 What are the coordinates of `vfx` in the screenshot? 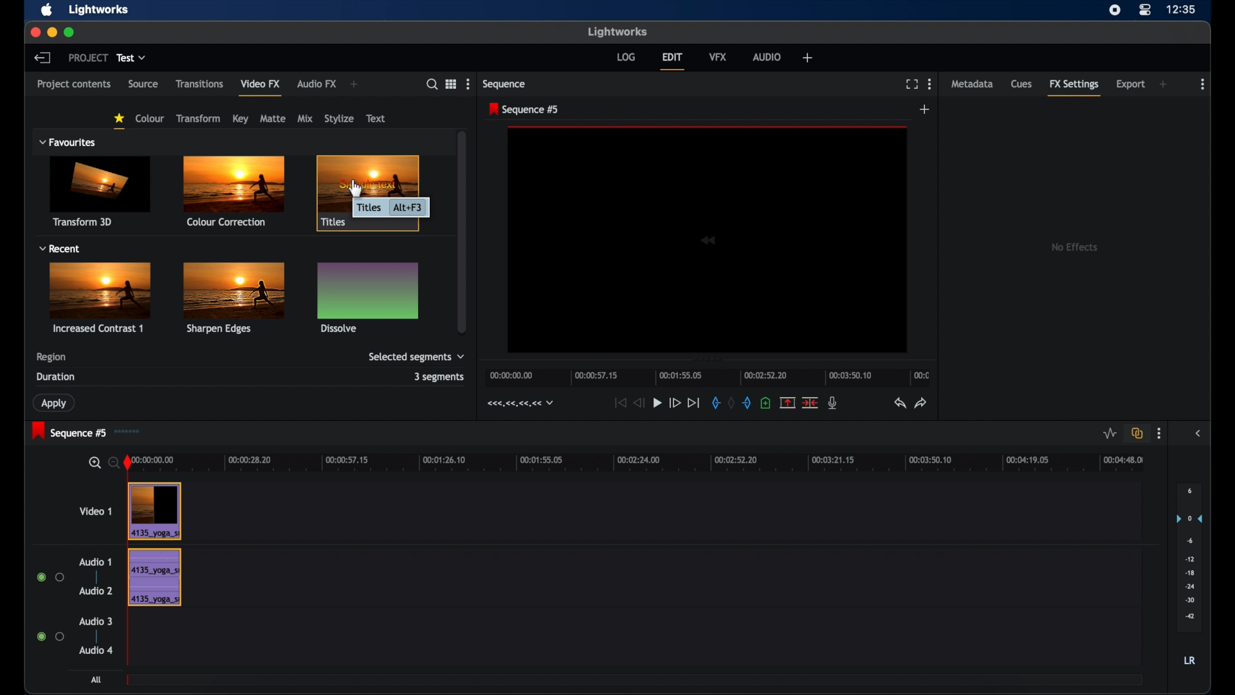 It's located at (718, 57).